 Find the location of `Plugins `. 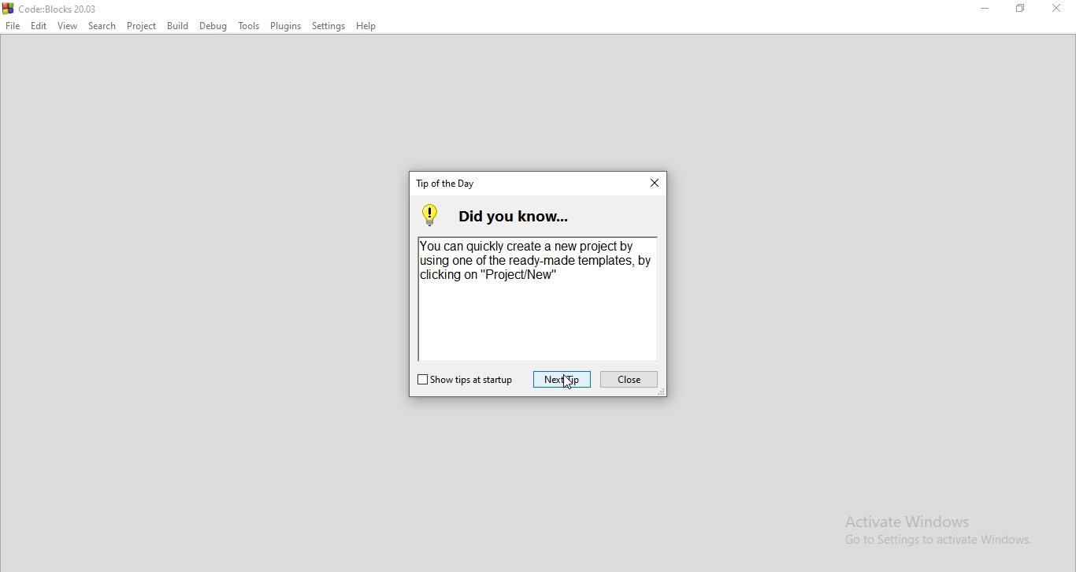

Plugins  is located at coordinates (285, 28).